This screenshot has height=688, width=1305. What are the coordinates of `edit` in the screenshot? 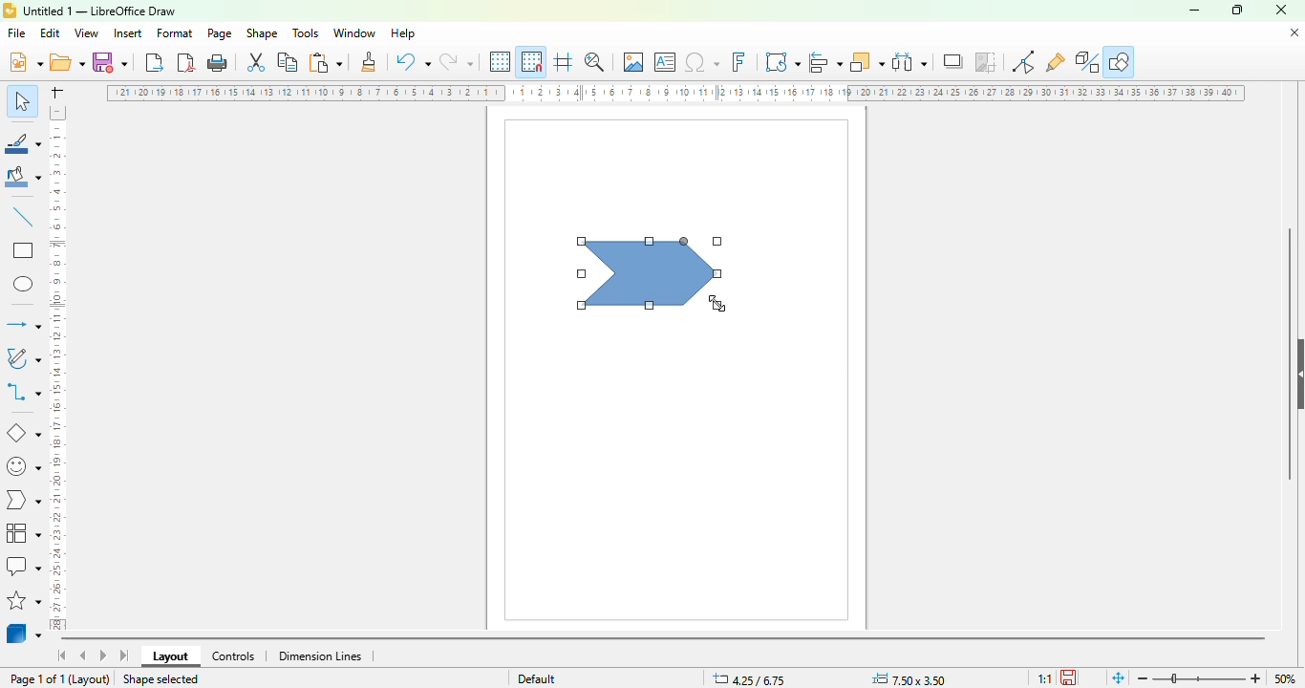 It's located at (50, 33).